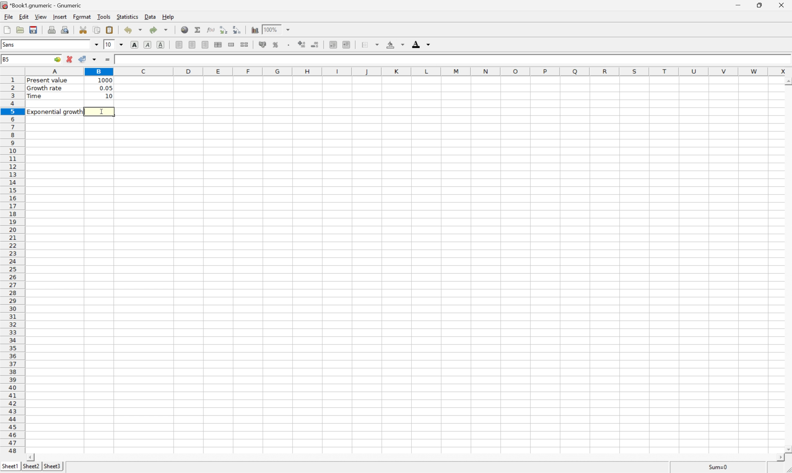  What do you see at coordinates (52, 30) in the screenshot?
I see `Print the current file` at bounding box center [52, 30].